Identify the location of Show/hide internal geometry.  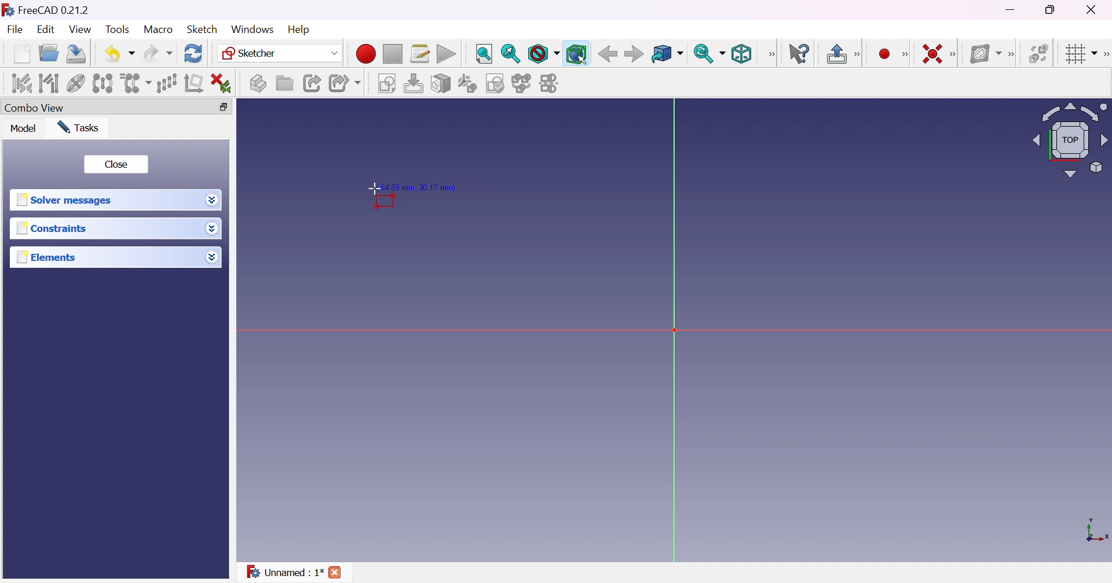
(76, 83).